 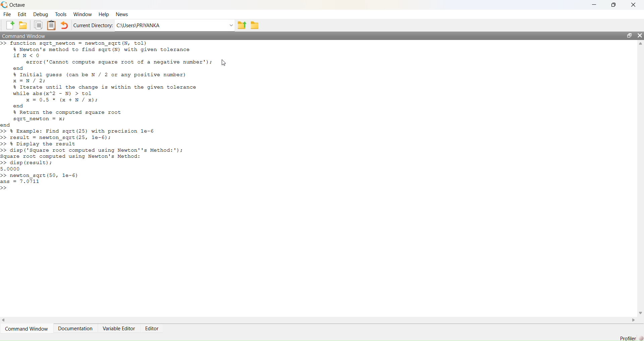 What do you see at coordinates (225, 62) in the screenshot?
I see `Cursor` at bounding box center [225, 62].